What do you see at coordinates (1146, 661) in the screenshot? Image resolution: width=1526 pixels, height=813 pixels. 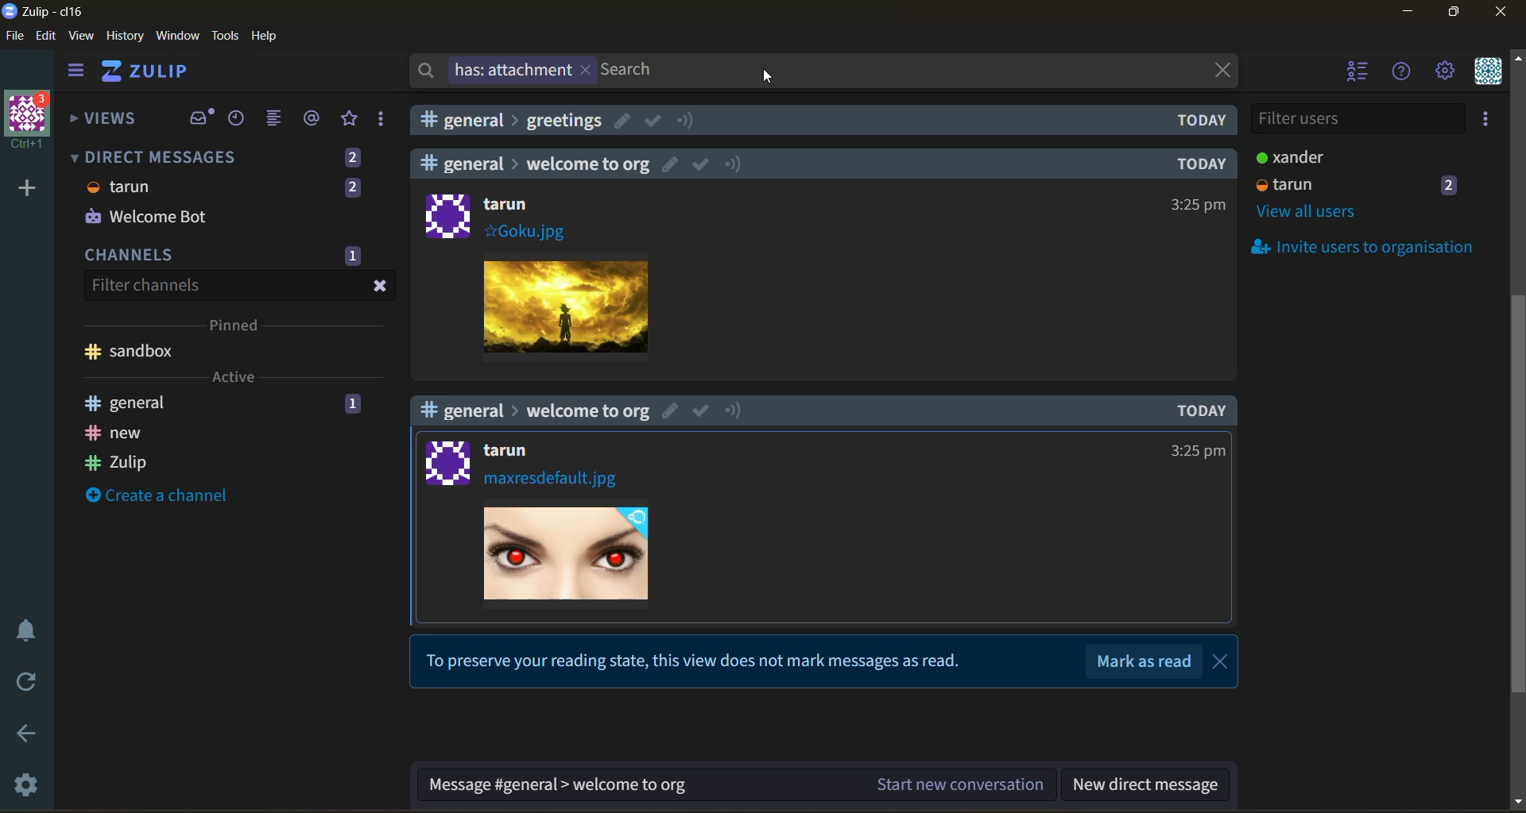 I see `Mark as read` at bounding box center [1146, 661].